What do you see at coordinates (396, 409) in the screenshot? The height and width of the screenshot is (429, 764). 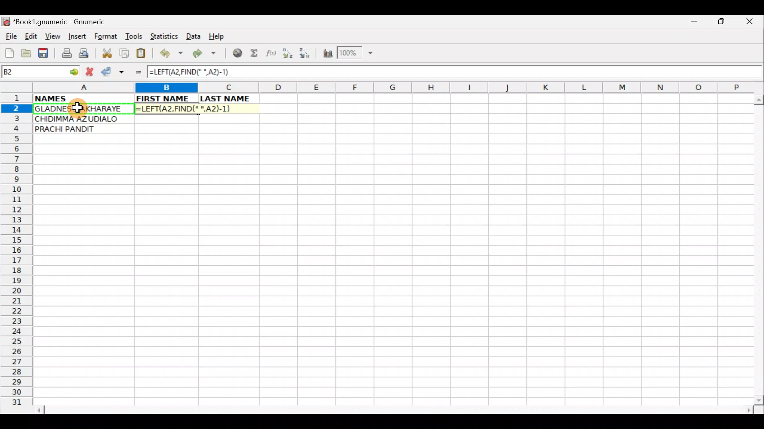 I see `Scroll bar` at bounding box center [396, 409].